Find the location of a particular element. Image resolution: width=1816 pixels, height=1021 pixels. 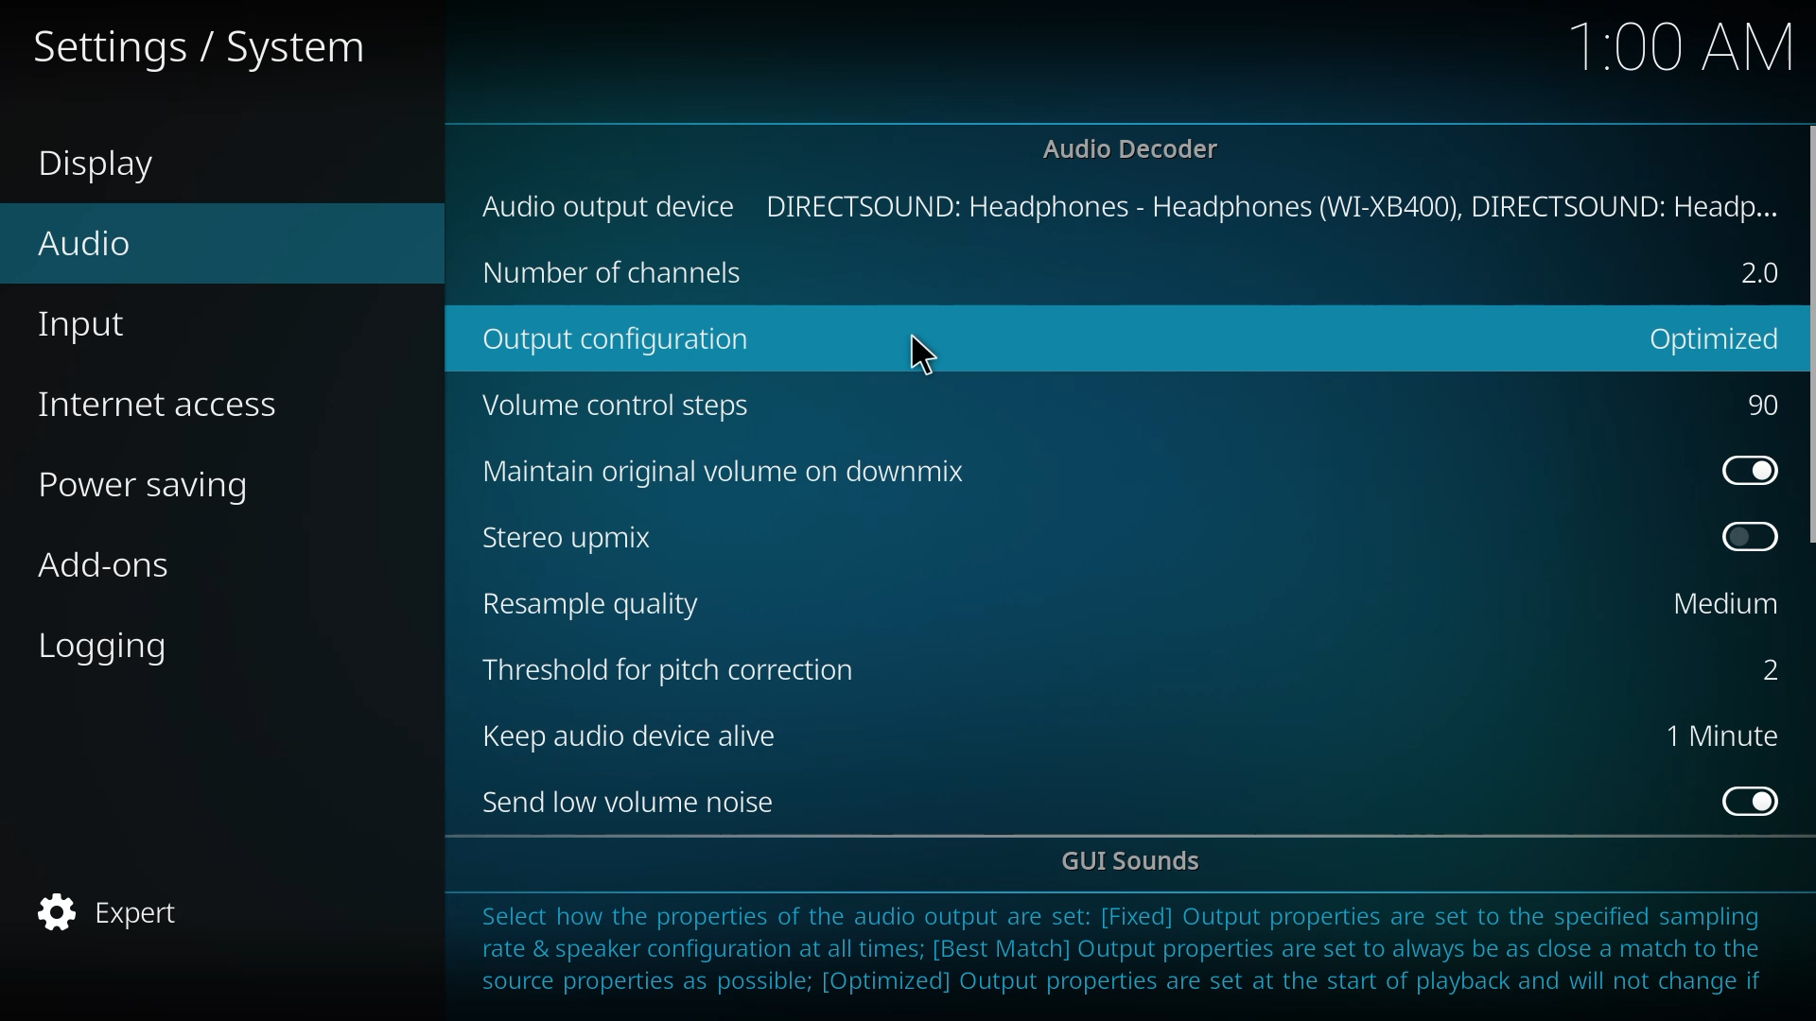

decoder is located at coordinates (1126, 146).